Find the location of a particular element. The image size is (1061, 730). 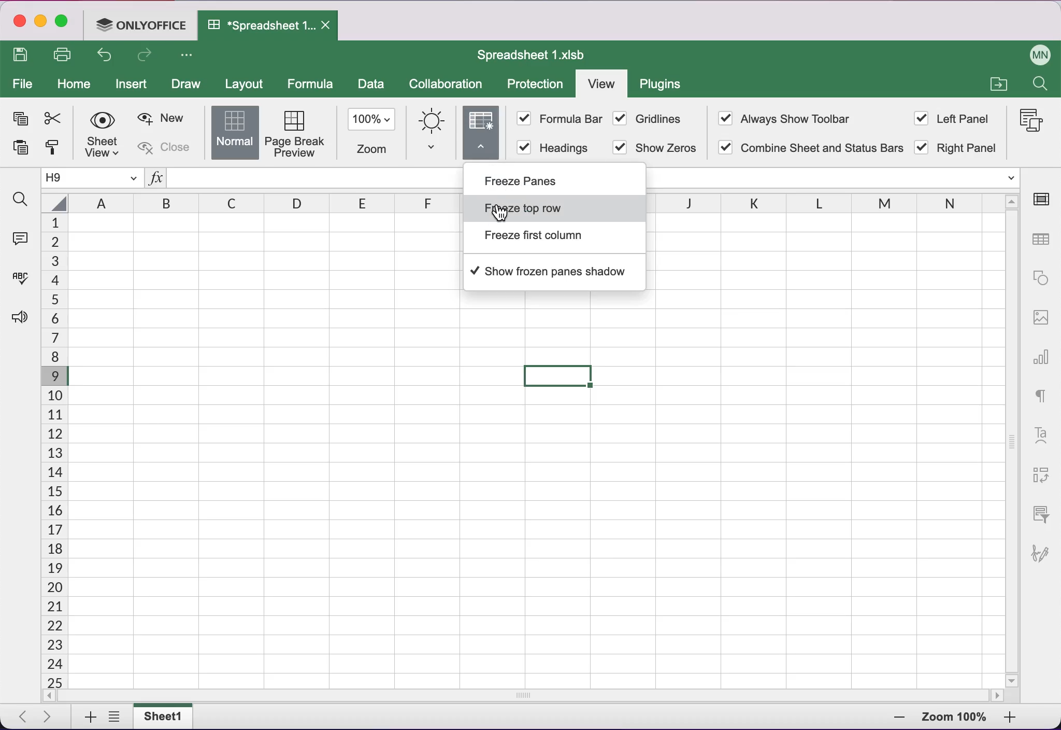

sheet tab is located at coordinates (168, 717).